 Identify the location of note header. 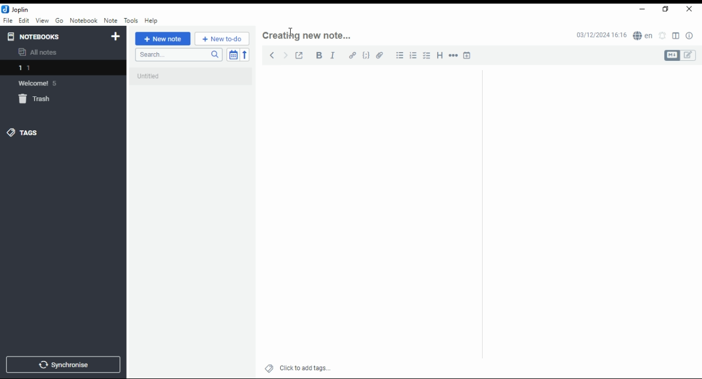
(309, 36).